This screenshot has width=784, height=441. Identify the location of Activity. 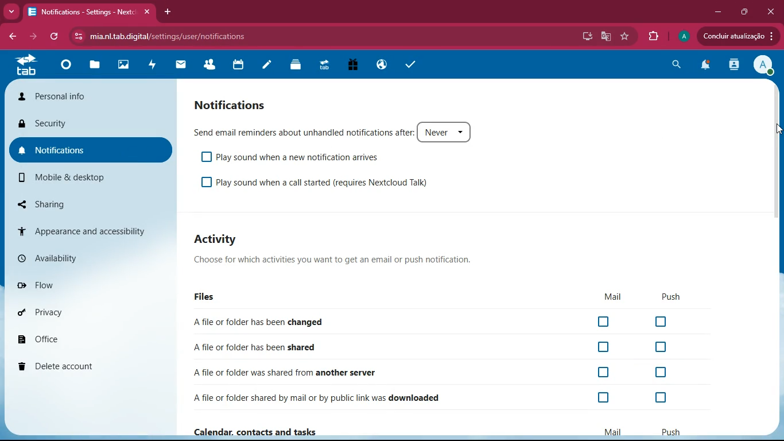
(216, 238).